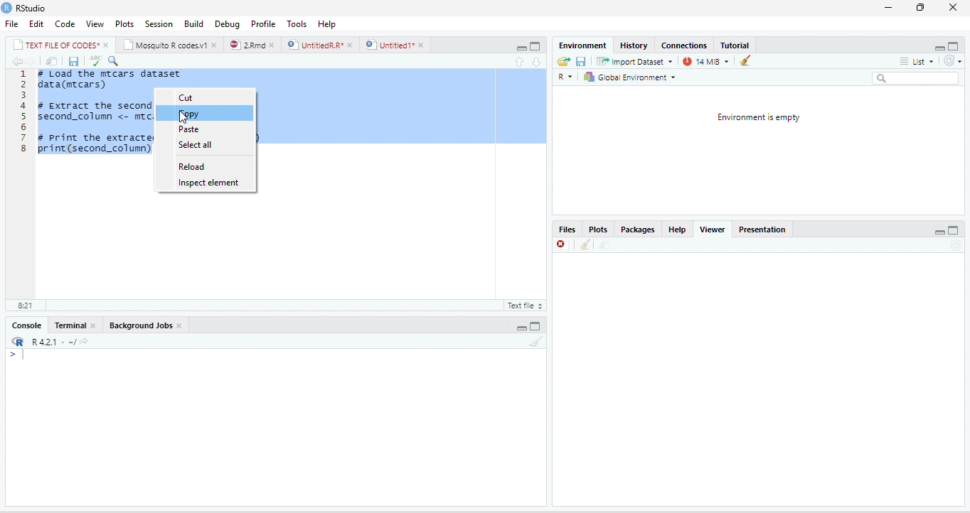 The image size is (970, 513). I want to click on clean , so click(585, 246).